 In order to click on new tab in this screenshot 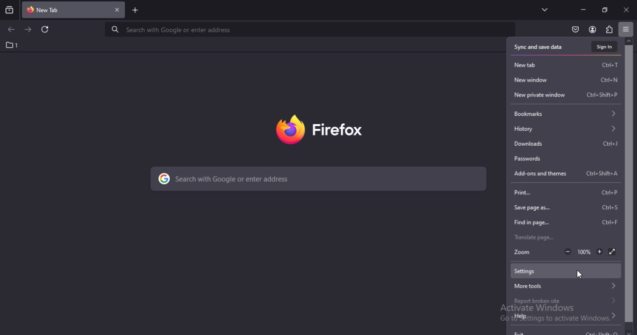, I will do `click(136, 11)`.